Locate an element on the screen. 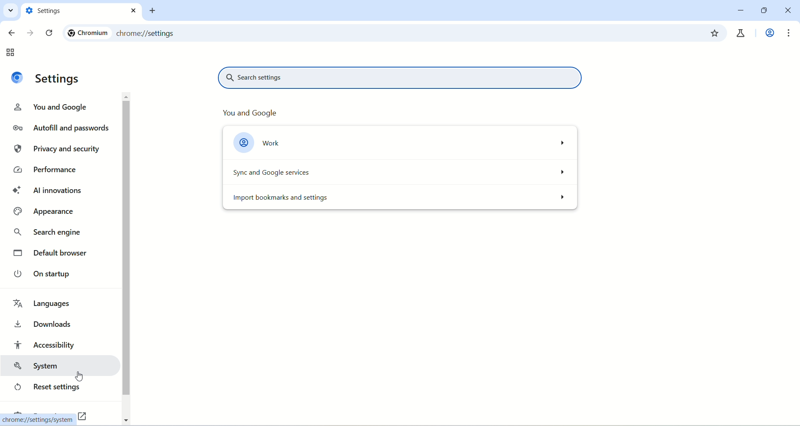  close is located at coordinates (789, 11).